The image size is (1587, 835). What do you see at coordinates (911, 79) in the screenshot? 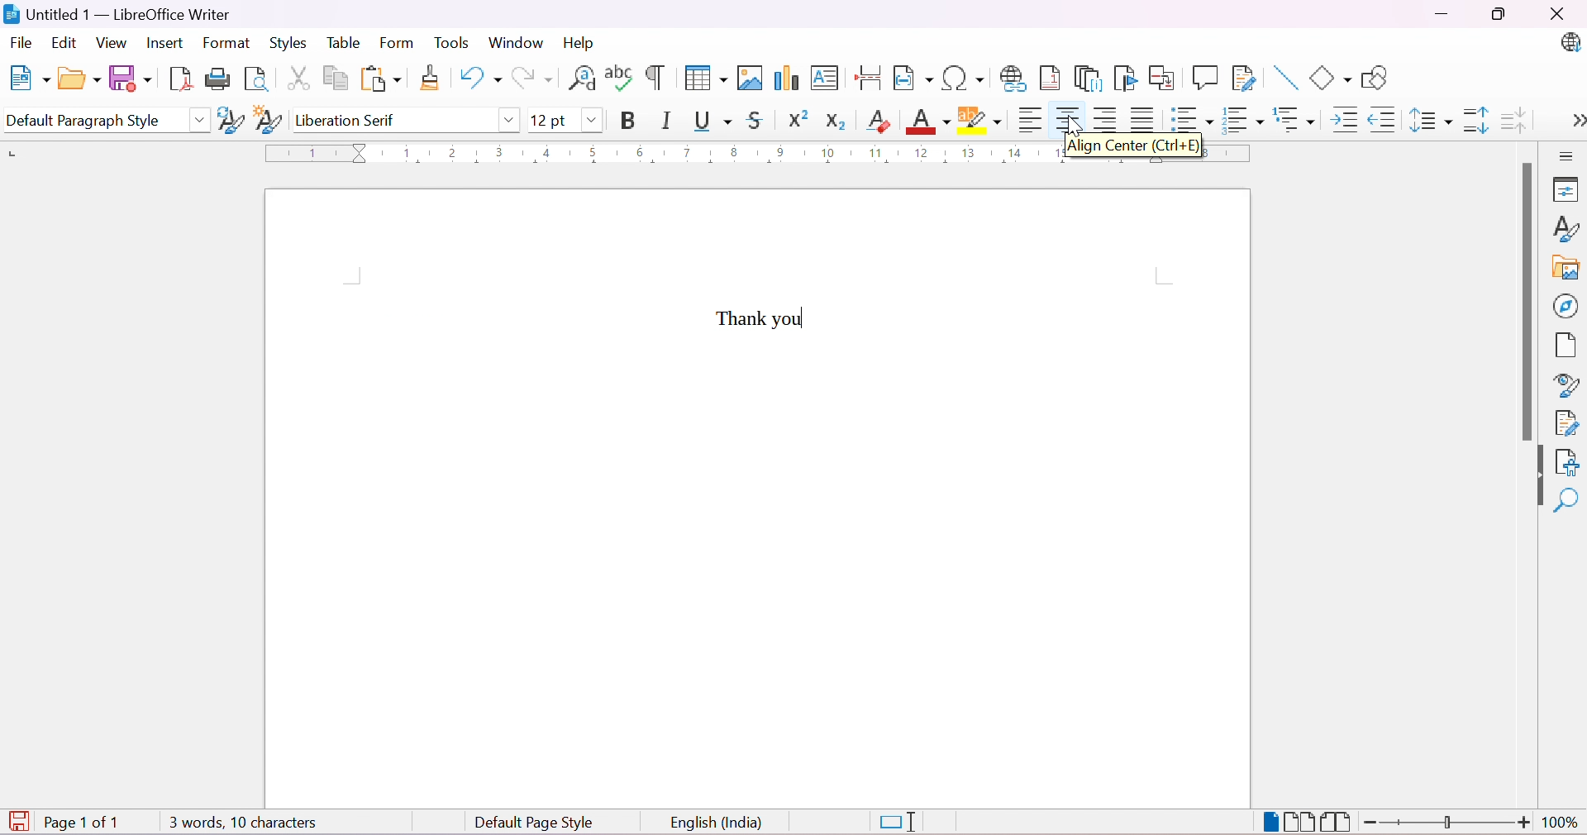
I see `Insert Field` at bounding box center [911, 79].